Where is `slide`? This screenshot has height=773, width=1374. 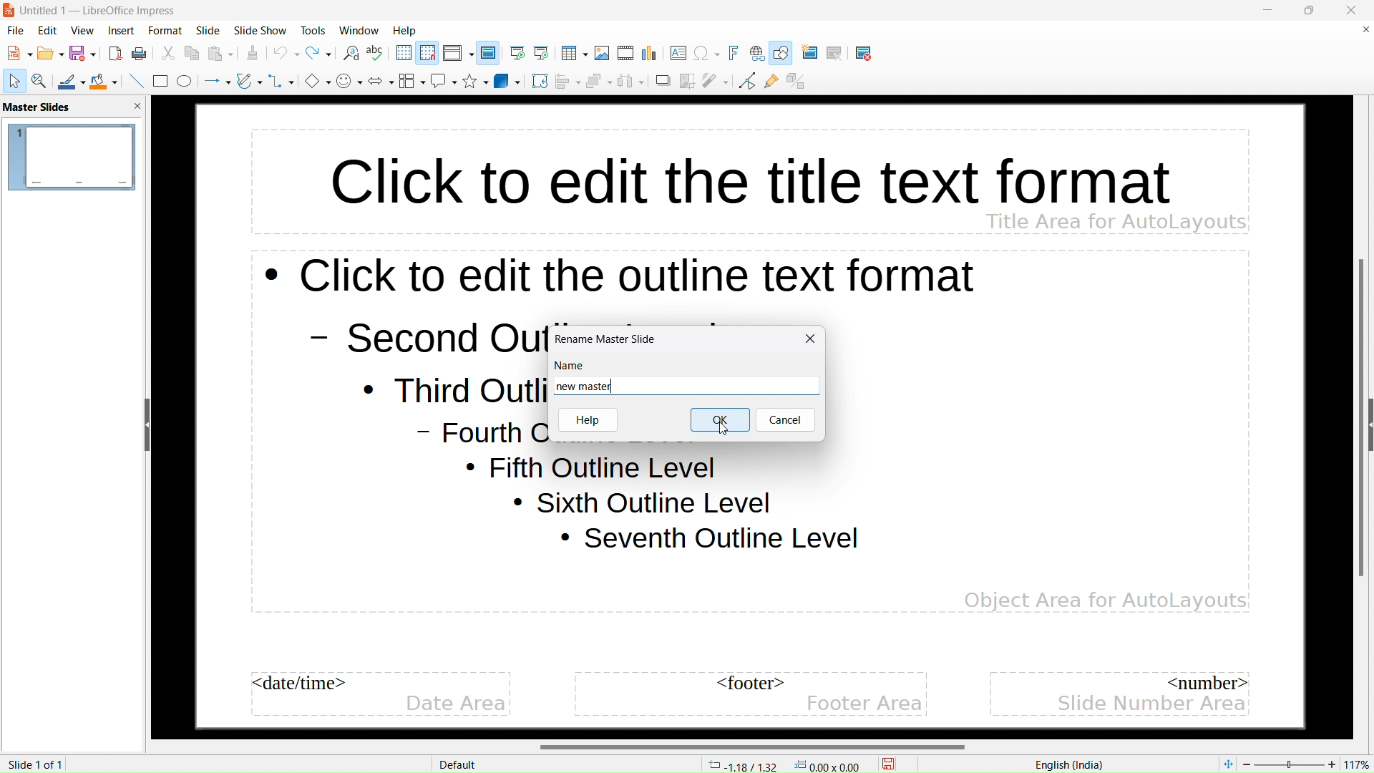 slide is located at coordinates (208, 30).